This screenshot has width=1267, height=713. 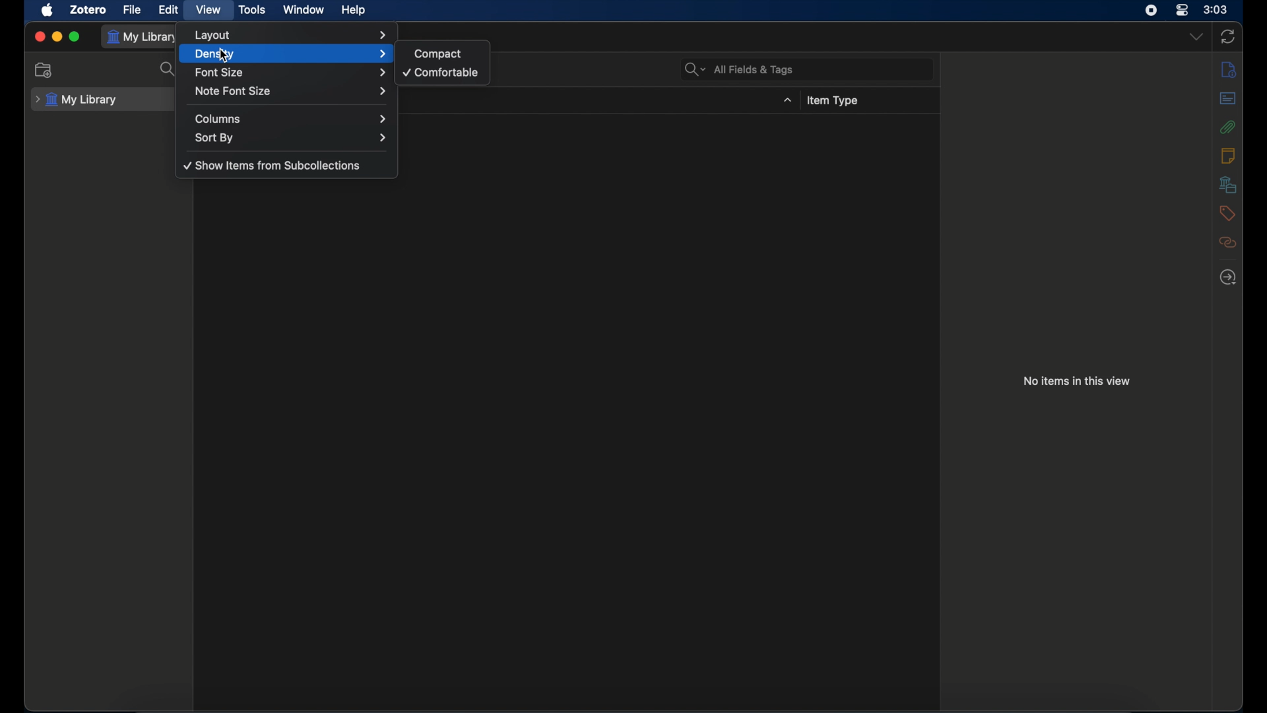 I want to click on info, so click(x=1229, y=71).